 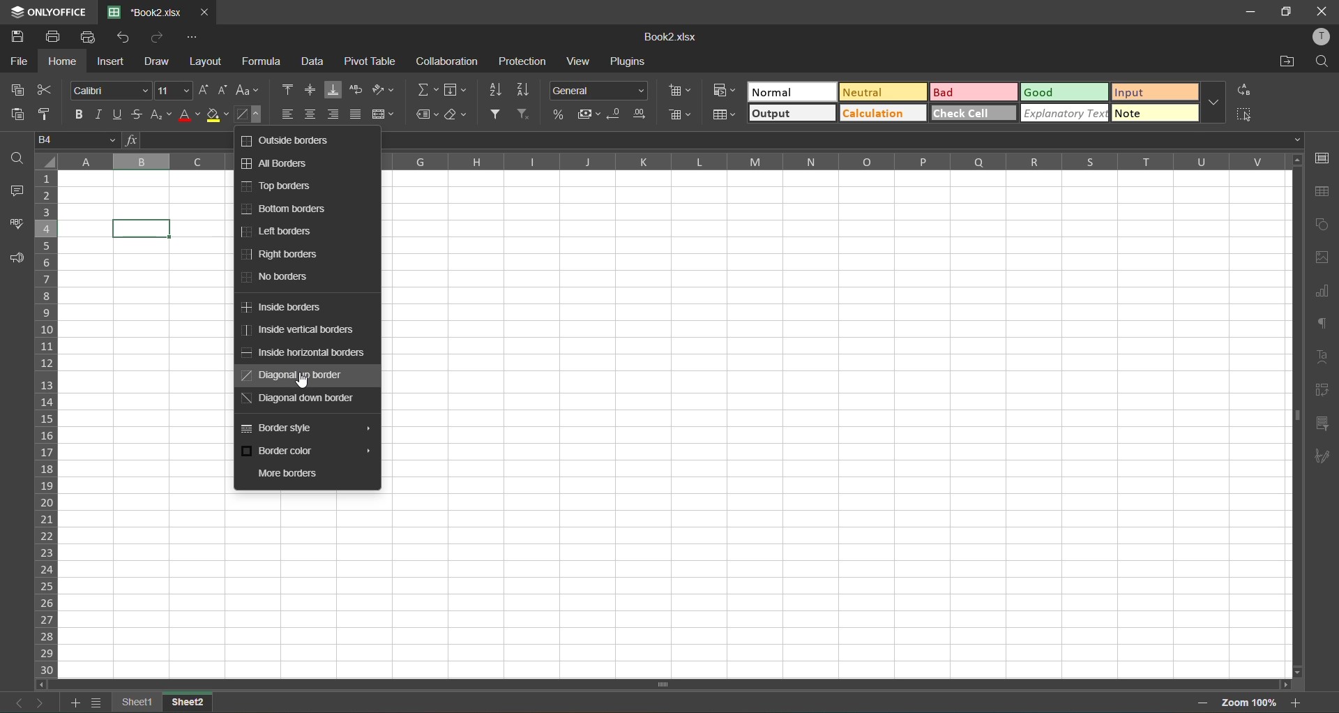 What do you see at coordinates (190, 117) in the screenshot?
I see `font color` at bounding box center [190, 117].